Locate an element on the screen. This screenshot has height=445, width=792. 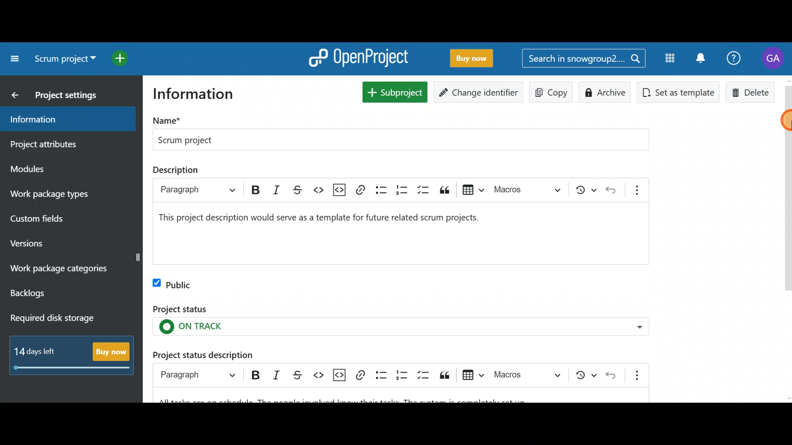
Show more items is located at coordinates (634, 375).